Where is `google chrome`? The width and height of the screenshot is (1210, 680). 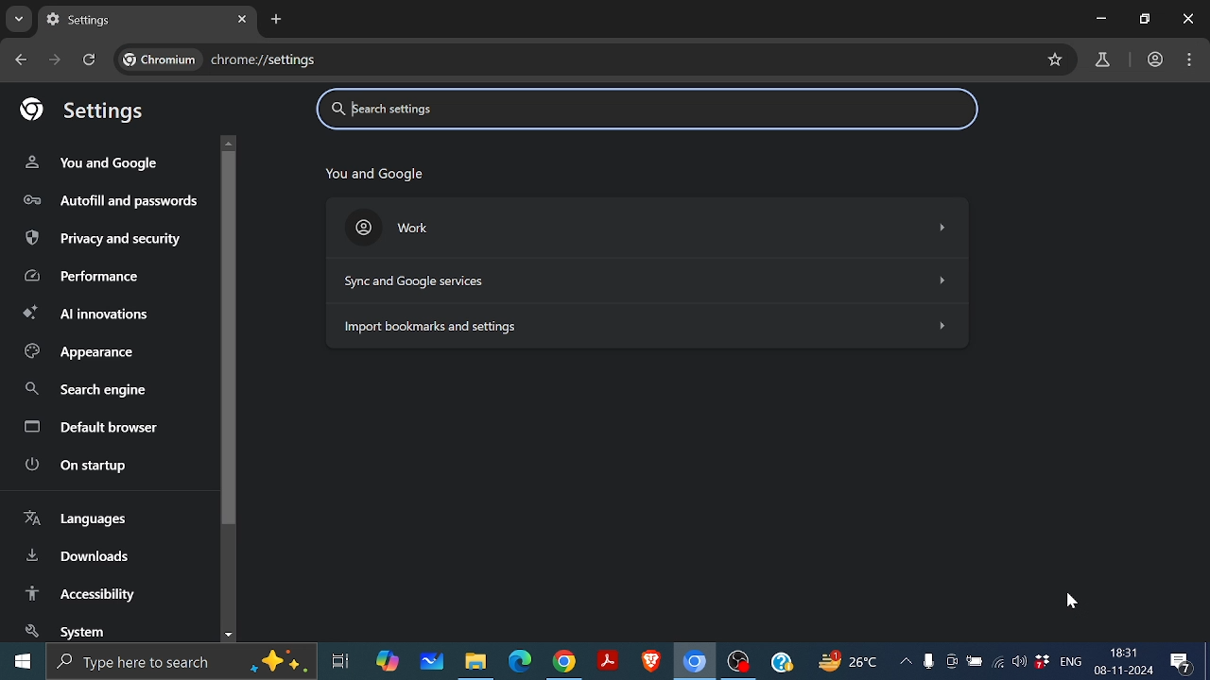 google chrome is located at coordinates (563, 662).